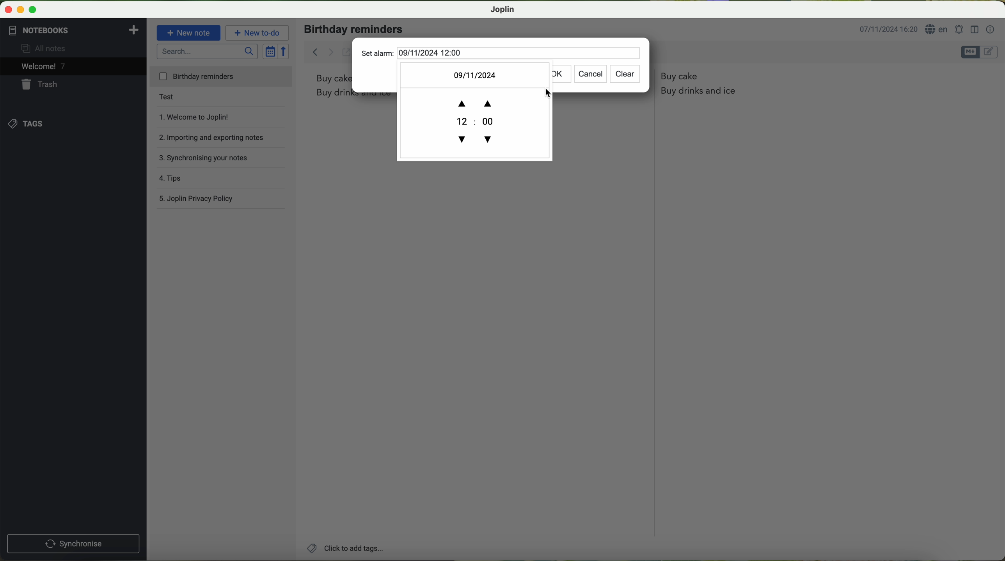 This screenshot has height=561, width=1005. Describe the element at coordinates (473, 100) in the screenshot. I see `increase` at that location.